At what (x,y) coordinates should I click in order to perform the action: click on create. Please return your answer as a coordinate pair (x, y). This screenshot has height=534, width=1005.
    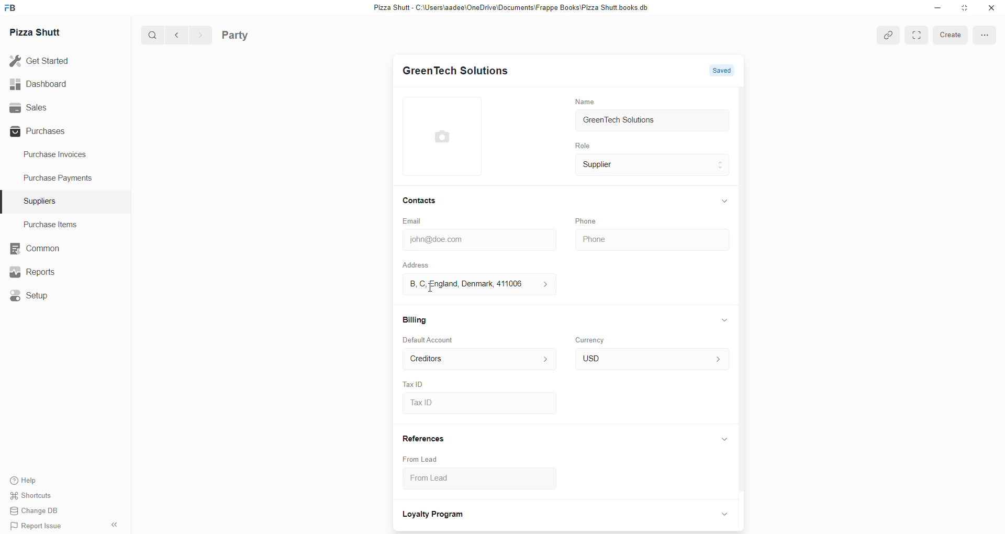
    Looking at the image, I should click on (947, 35).